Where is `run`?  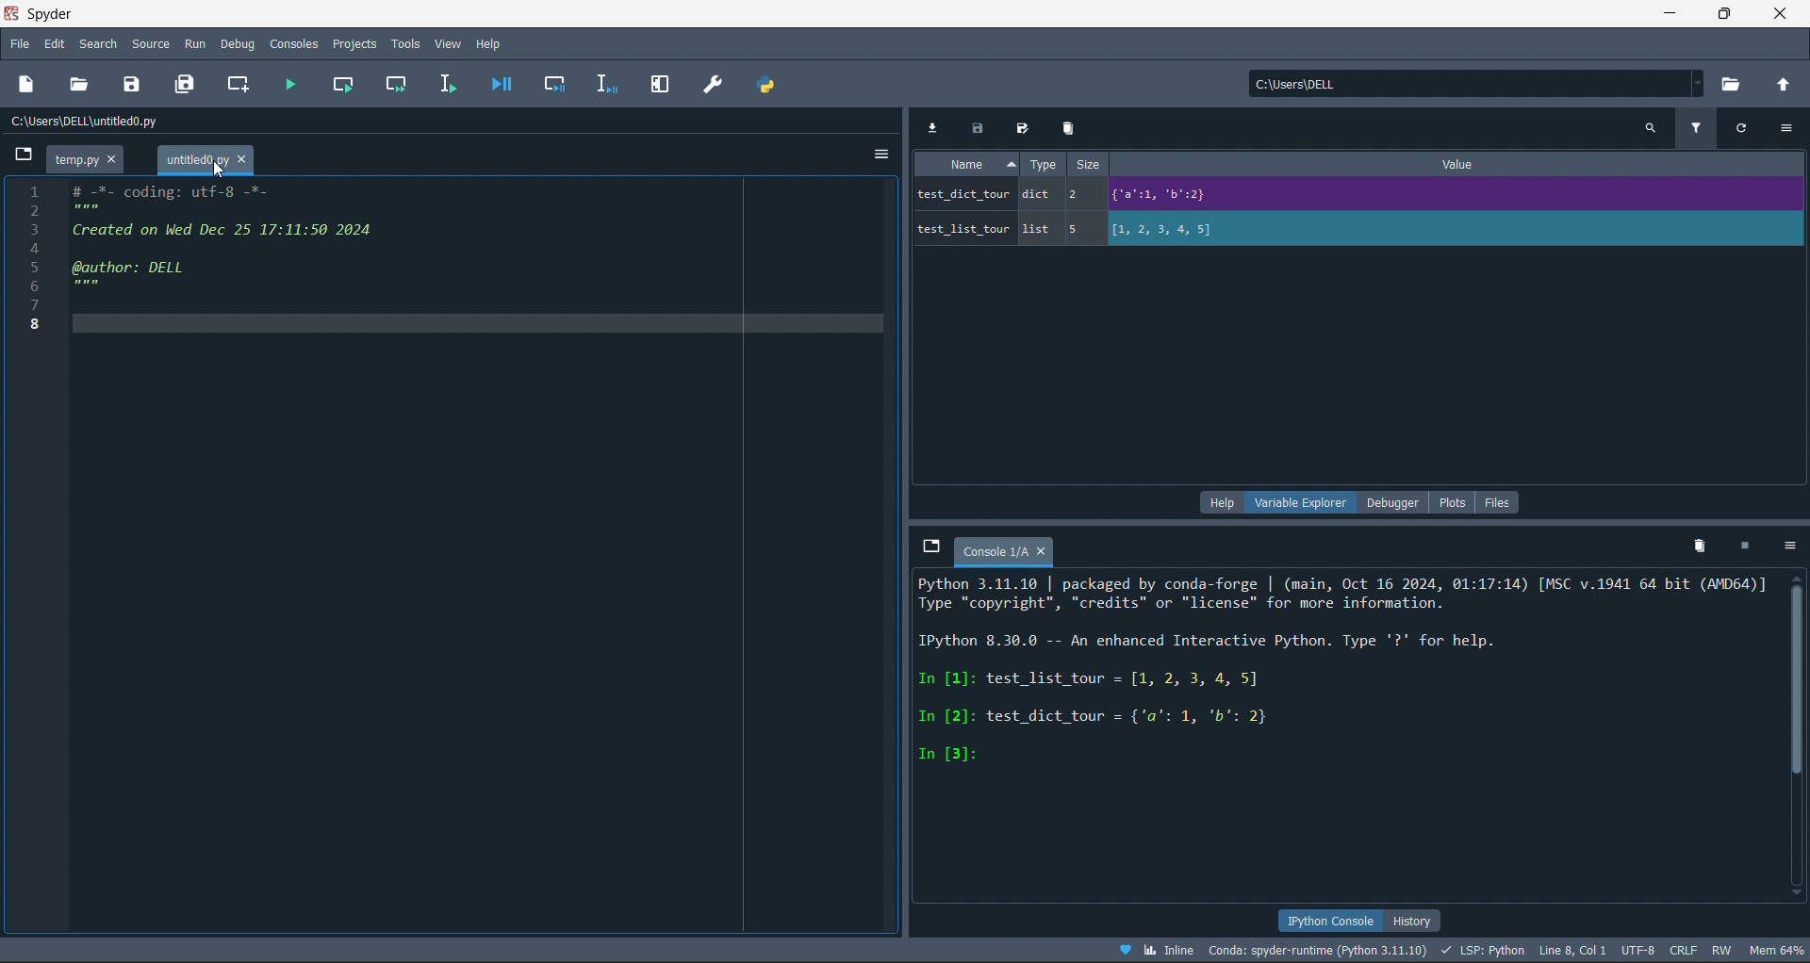
run is located at coordinates (193, 43).